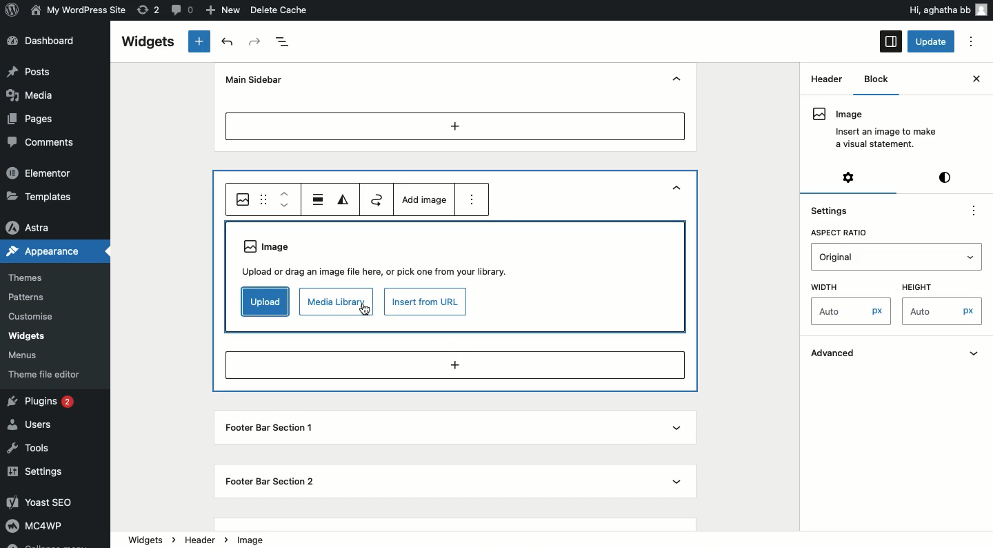  Describe the element at coordinates (822, 115) in the screenshot. I see `Header` at that location.